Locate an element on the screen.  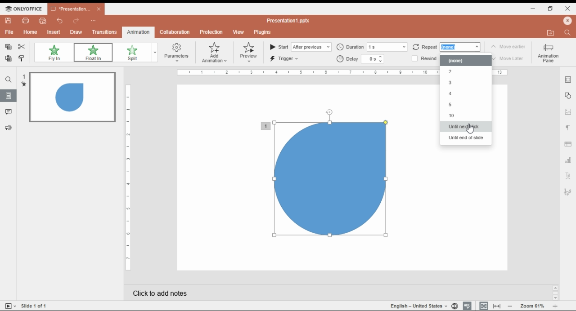
profile is located at coordinates (550, 32).